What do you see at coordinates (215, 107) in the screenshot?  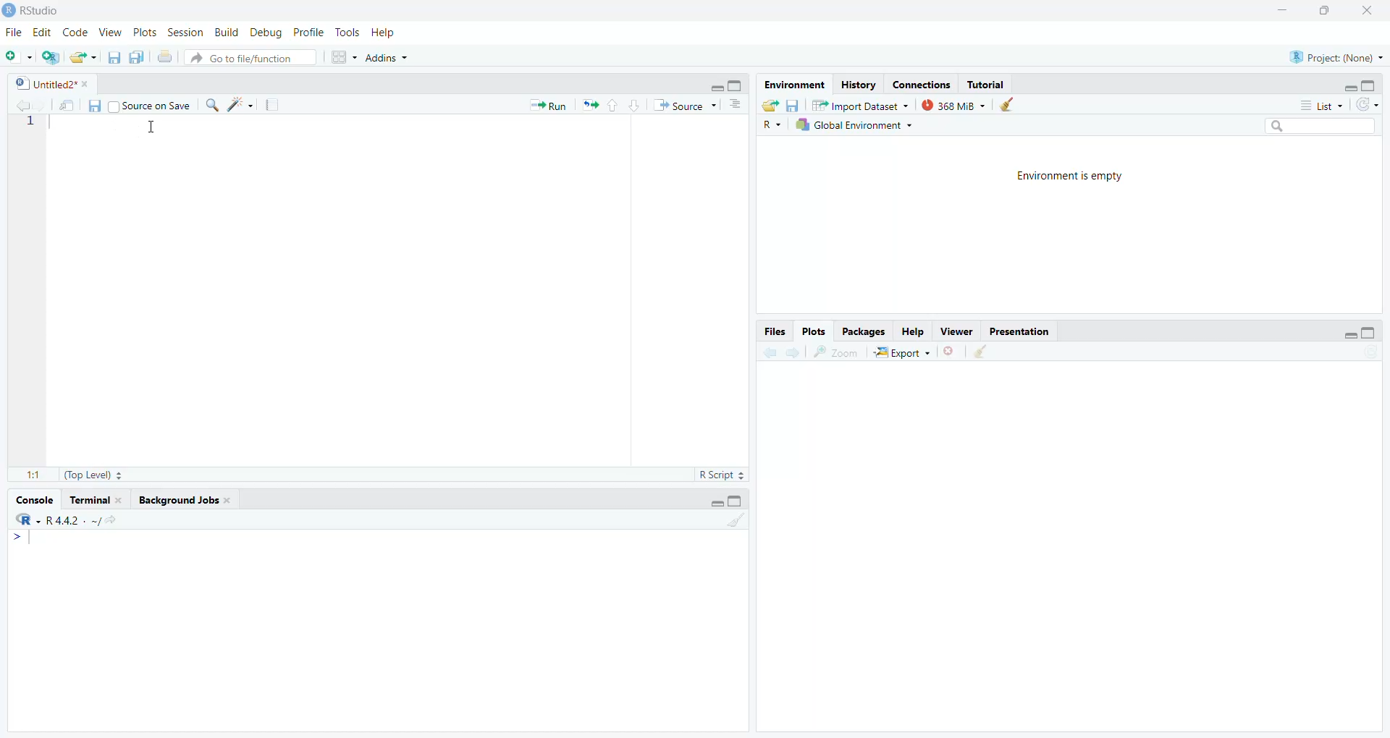 I see `search` at bounding box center [215, 107].